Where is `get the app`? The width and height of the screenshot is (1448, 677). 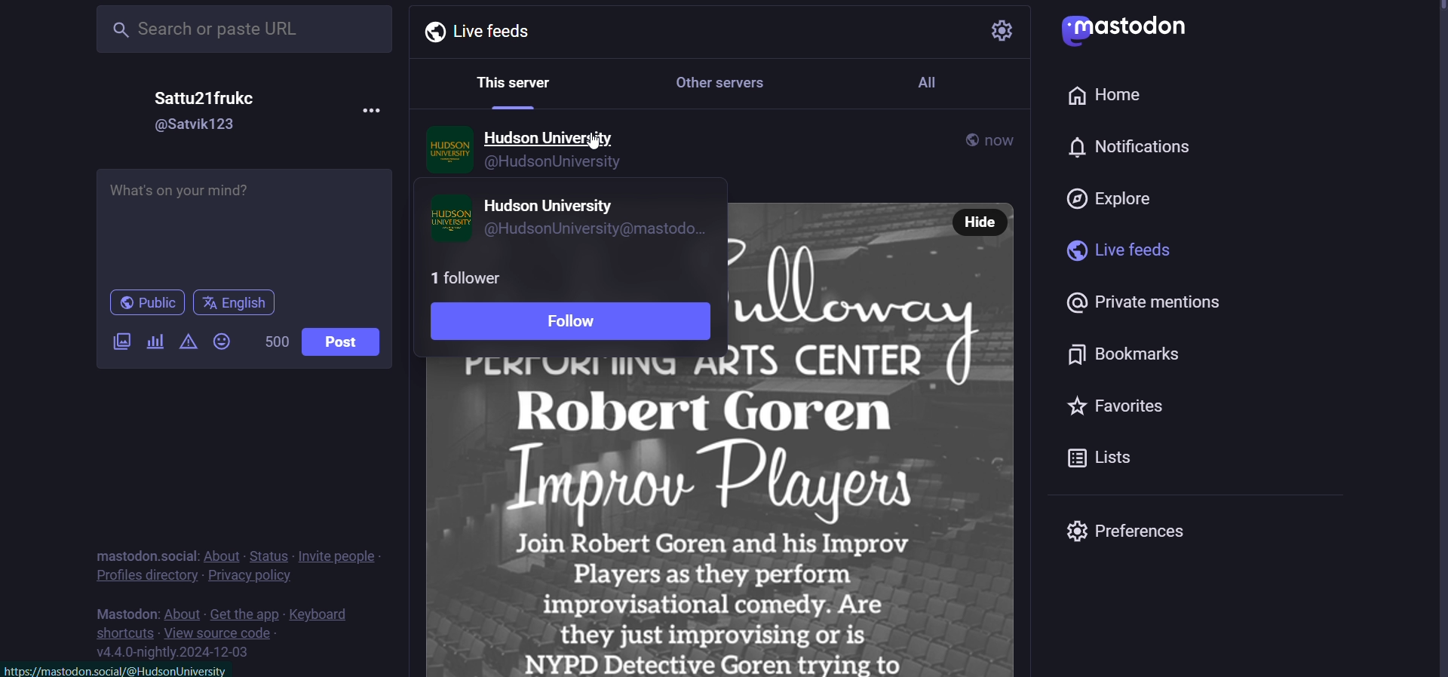 get the app is located at coordinates (245, 614).